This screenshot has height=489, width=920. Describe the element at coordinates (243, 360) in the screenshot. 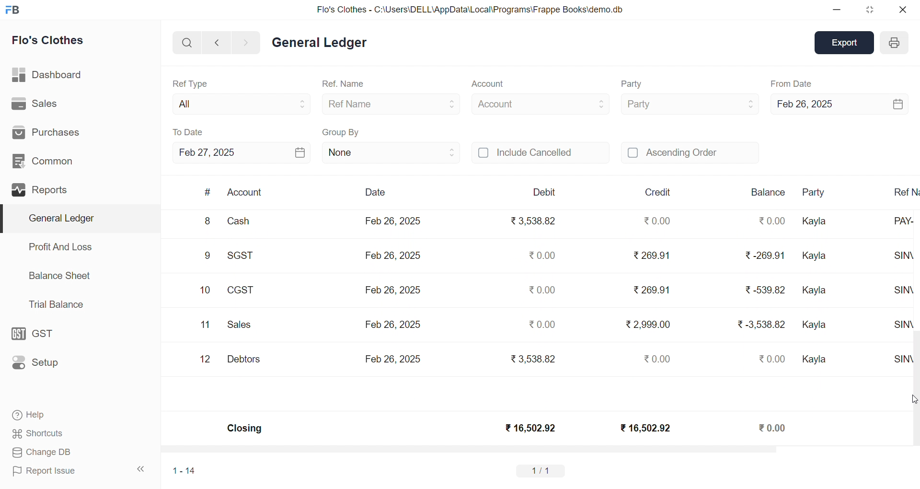

I see `Debtors` at that location.